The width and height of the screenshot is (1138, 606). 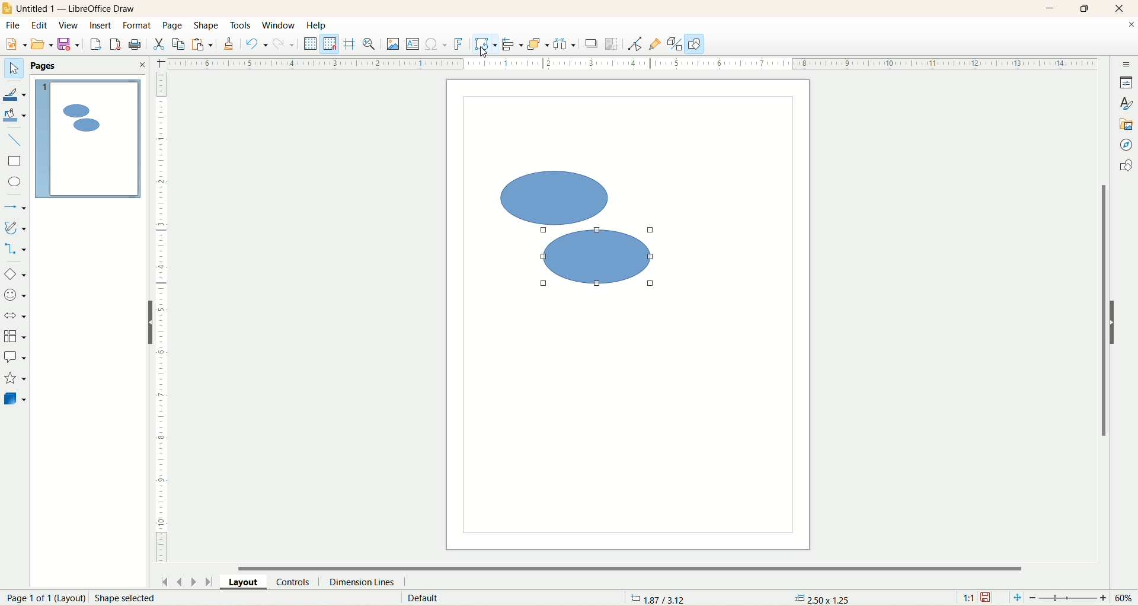 What do you see at coordinates (98, 25) in the screenshot?
I see `insert` at bounding box center [98, 25].